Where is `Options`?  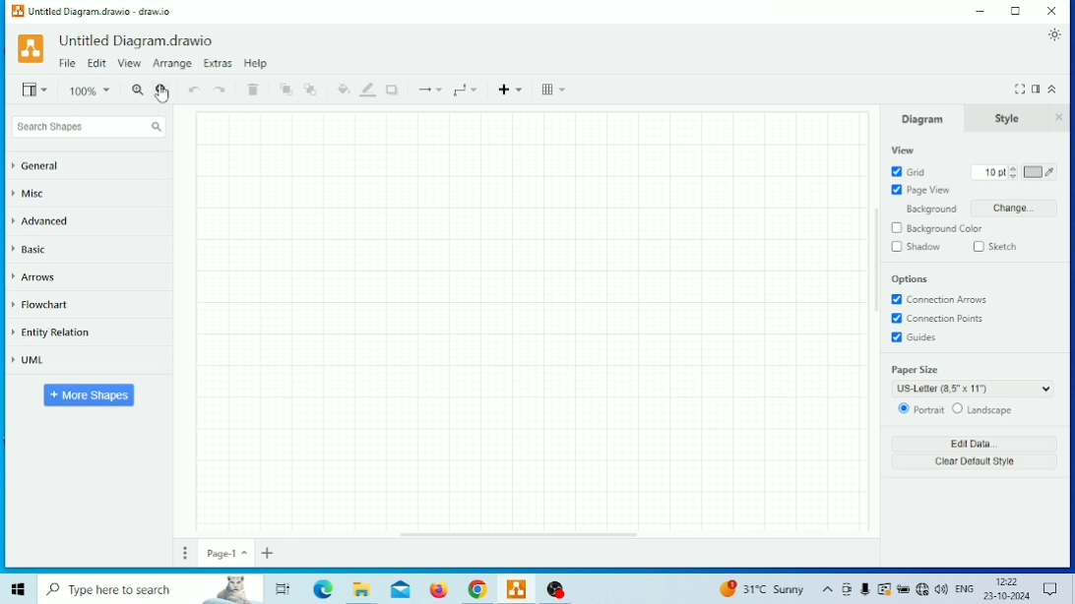
Options is located at coordinates (910, 280).